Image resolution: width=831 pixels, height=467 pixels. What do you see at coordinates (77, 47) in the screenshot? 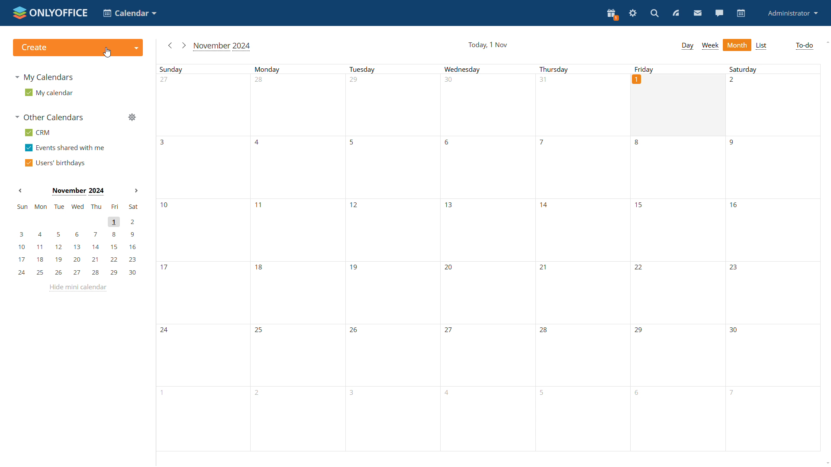
I see `create` at bounding box center [77, 47].